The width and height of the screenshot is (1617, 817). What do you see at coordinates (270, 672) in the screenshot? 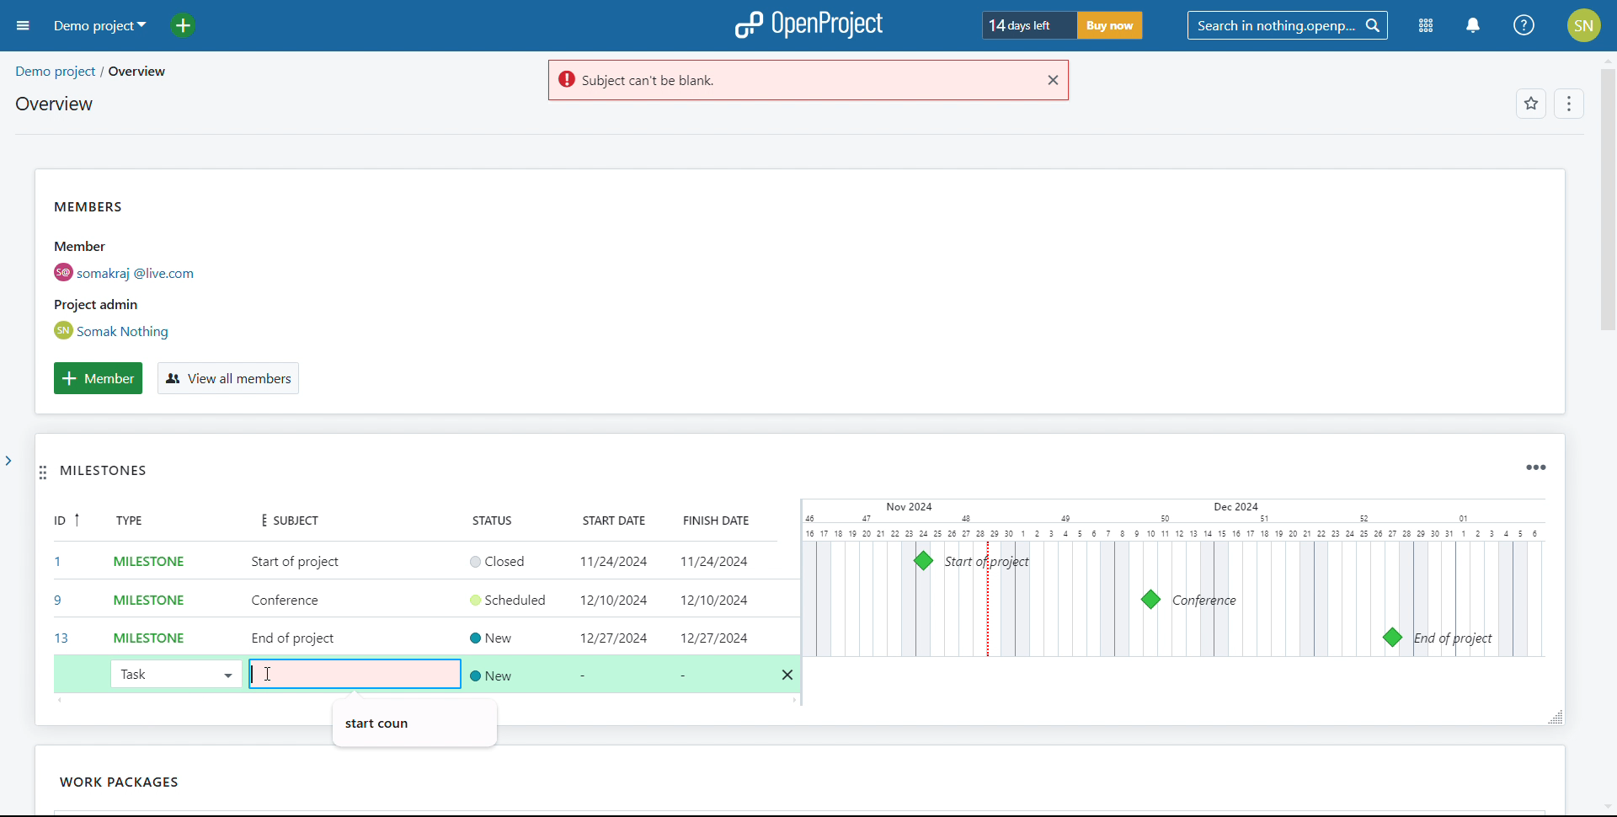
I see `cursor` at bounding box center [270, 672].